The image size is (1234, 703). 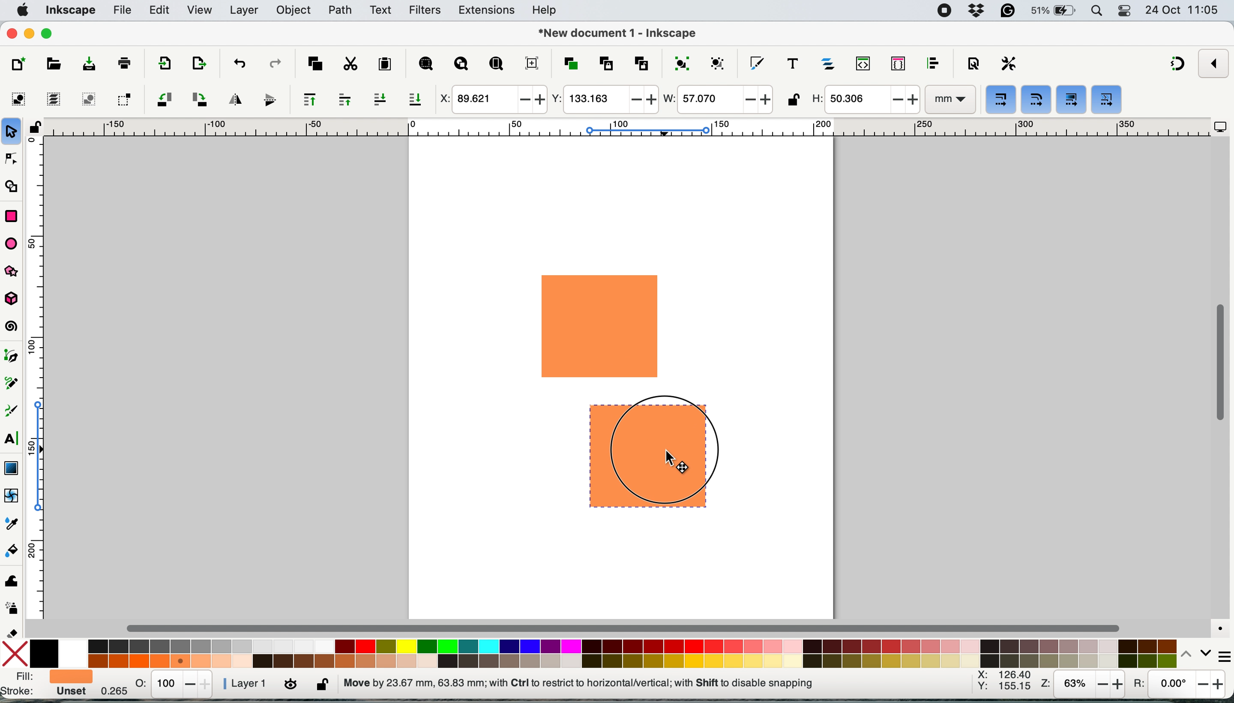 What do you see at coordinates (121, 11) in the screenshot?
I see `file` at bounding box center [121, 11].